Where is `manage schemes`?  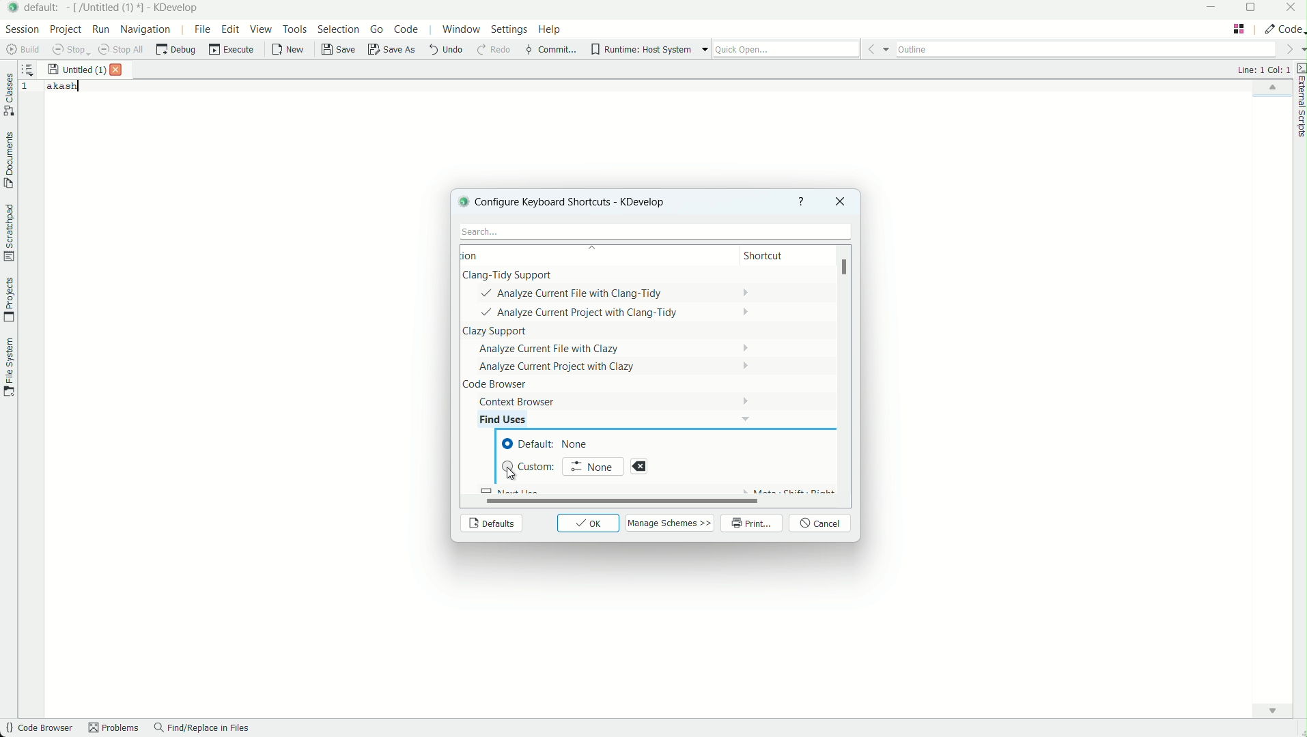
manage schemes is located at coordinates (671, 523).